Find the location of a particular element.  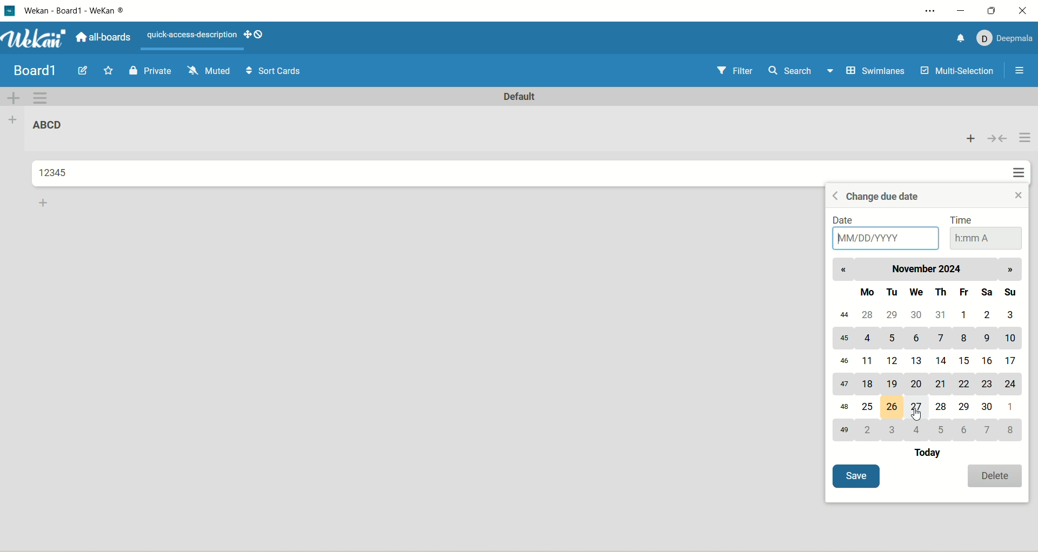

day names is located at coordinates (930, 293).